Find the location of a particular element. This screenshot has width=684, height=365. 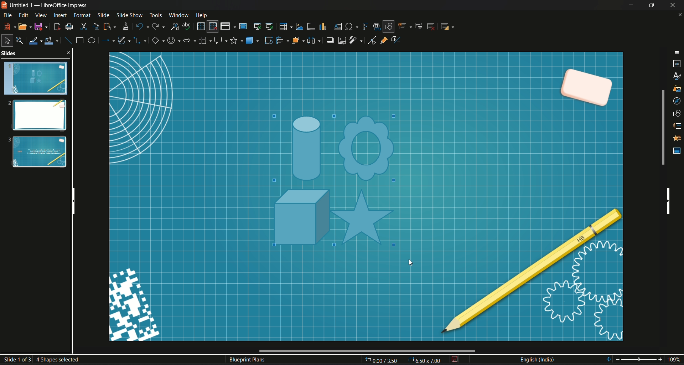

Text is located at coordinates (248, 360).